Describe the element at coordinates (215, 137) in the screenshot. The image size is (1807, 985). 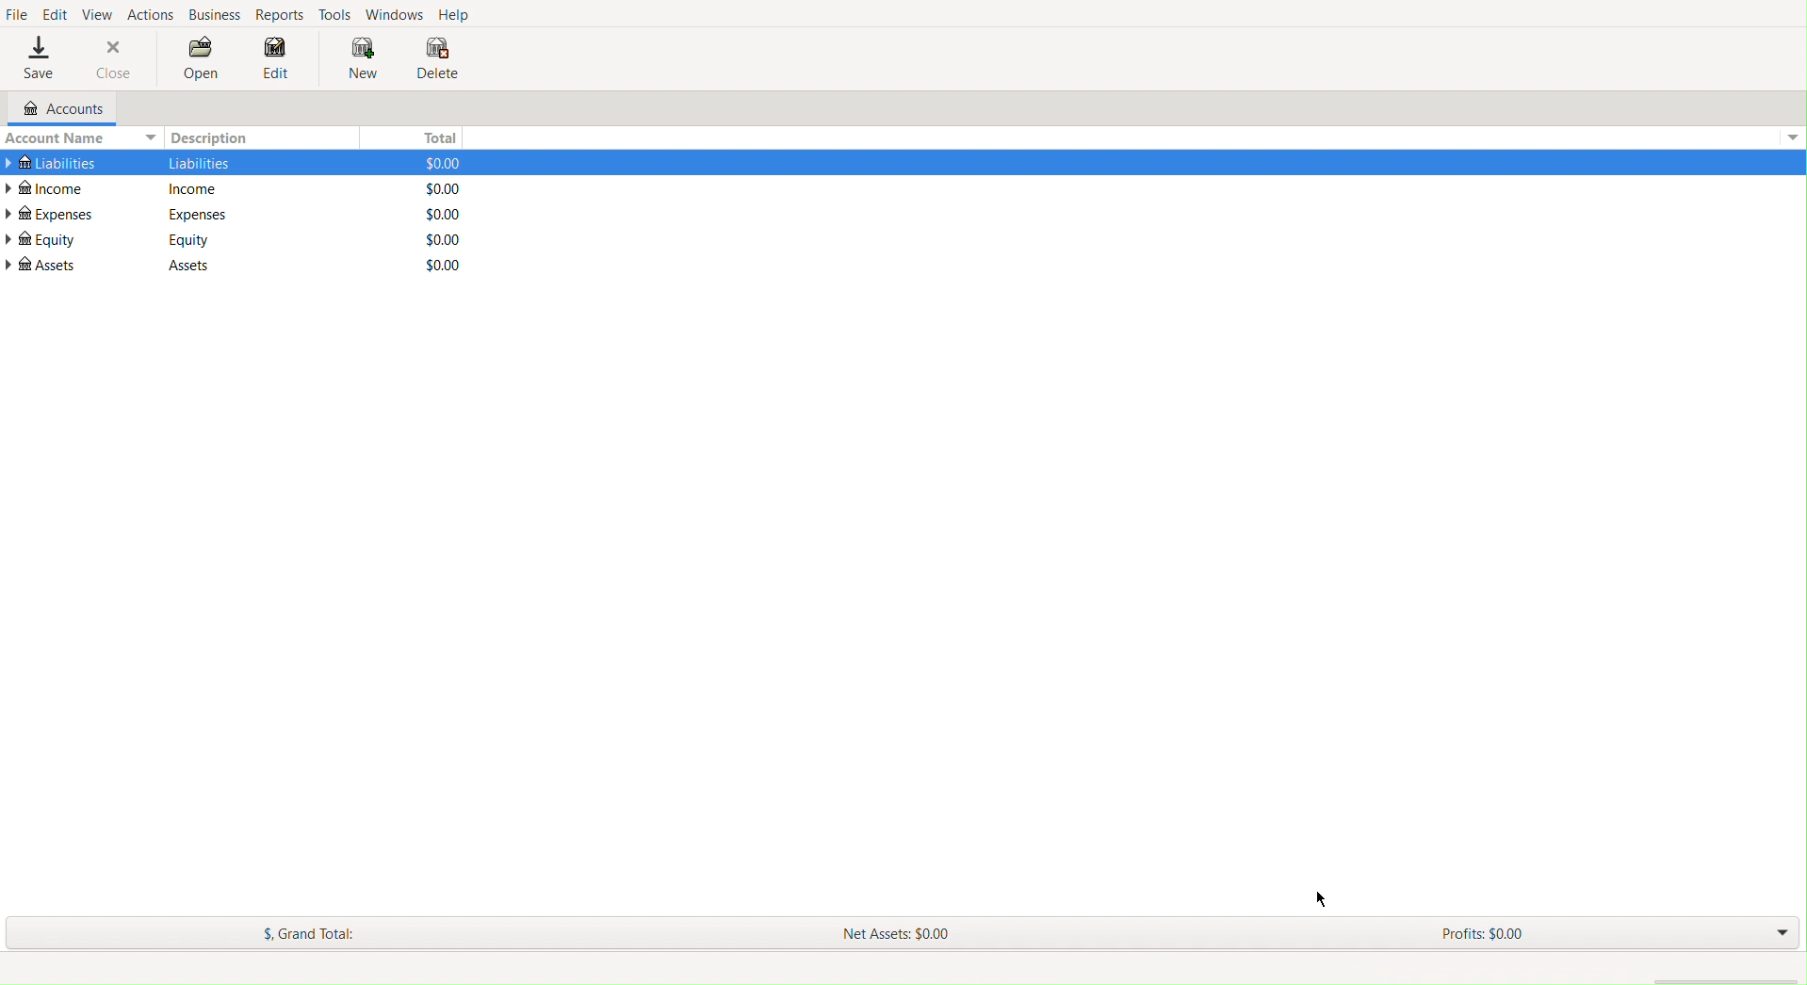
I see `Description` at that location.